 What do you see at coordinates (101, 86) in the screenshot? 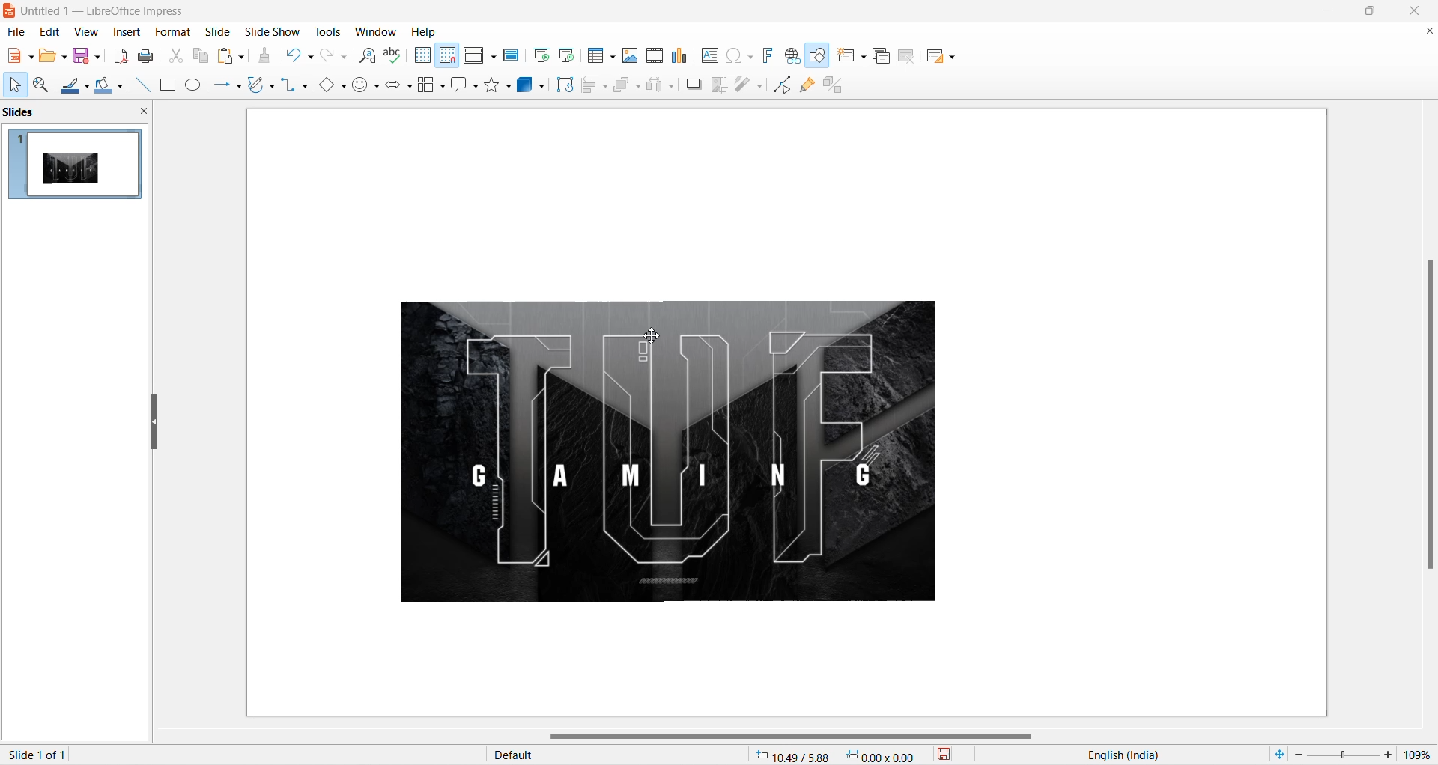
I see `fill color` at bounding box center [101, 86].